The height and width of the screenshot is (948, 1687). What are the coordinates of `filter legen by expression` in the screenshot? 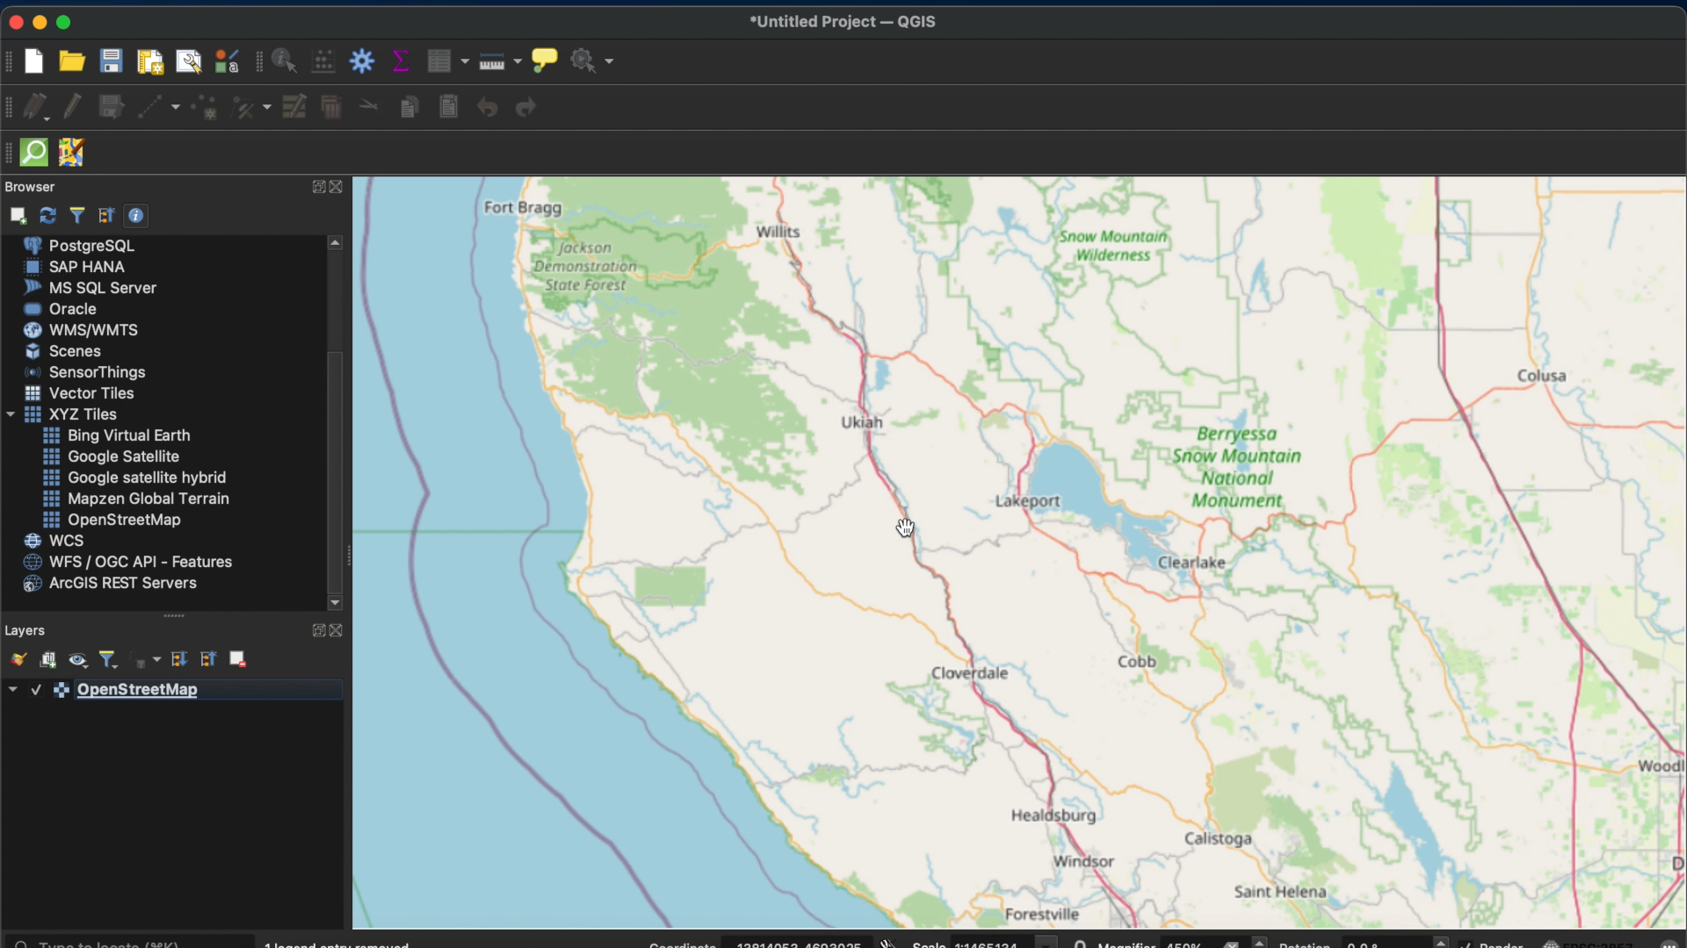 It's located at (146, 660).